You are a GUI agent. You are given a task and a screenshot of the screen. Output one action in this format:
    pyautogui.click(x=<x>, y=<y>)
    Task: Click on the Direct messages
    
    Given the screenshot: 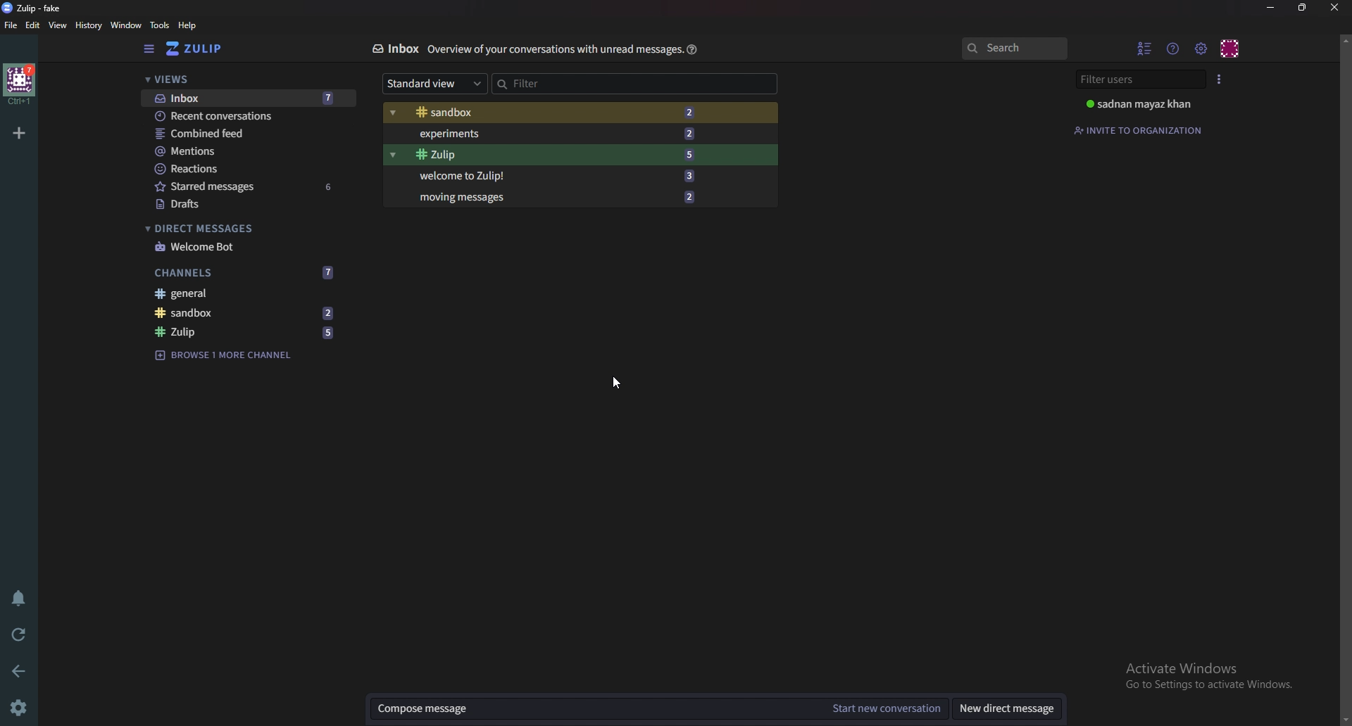 What is the action you would take?
    pyautogui.click(x=242, y=229)
    